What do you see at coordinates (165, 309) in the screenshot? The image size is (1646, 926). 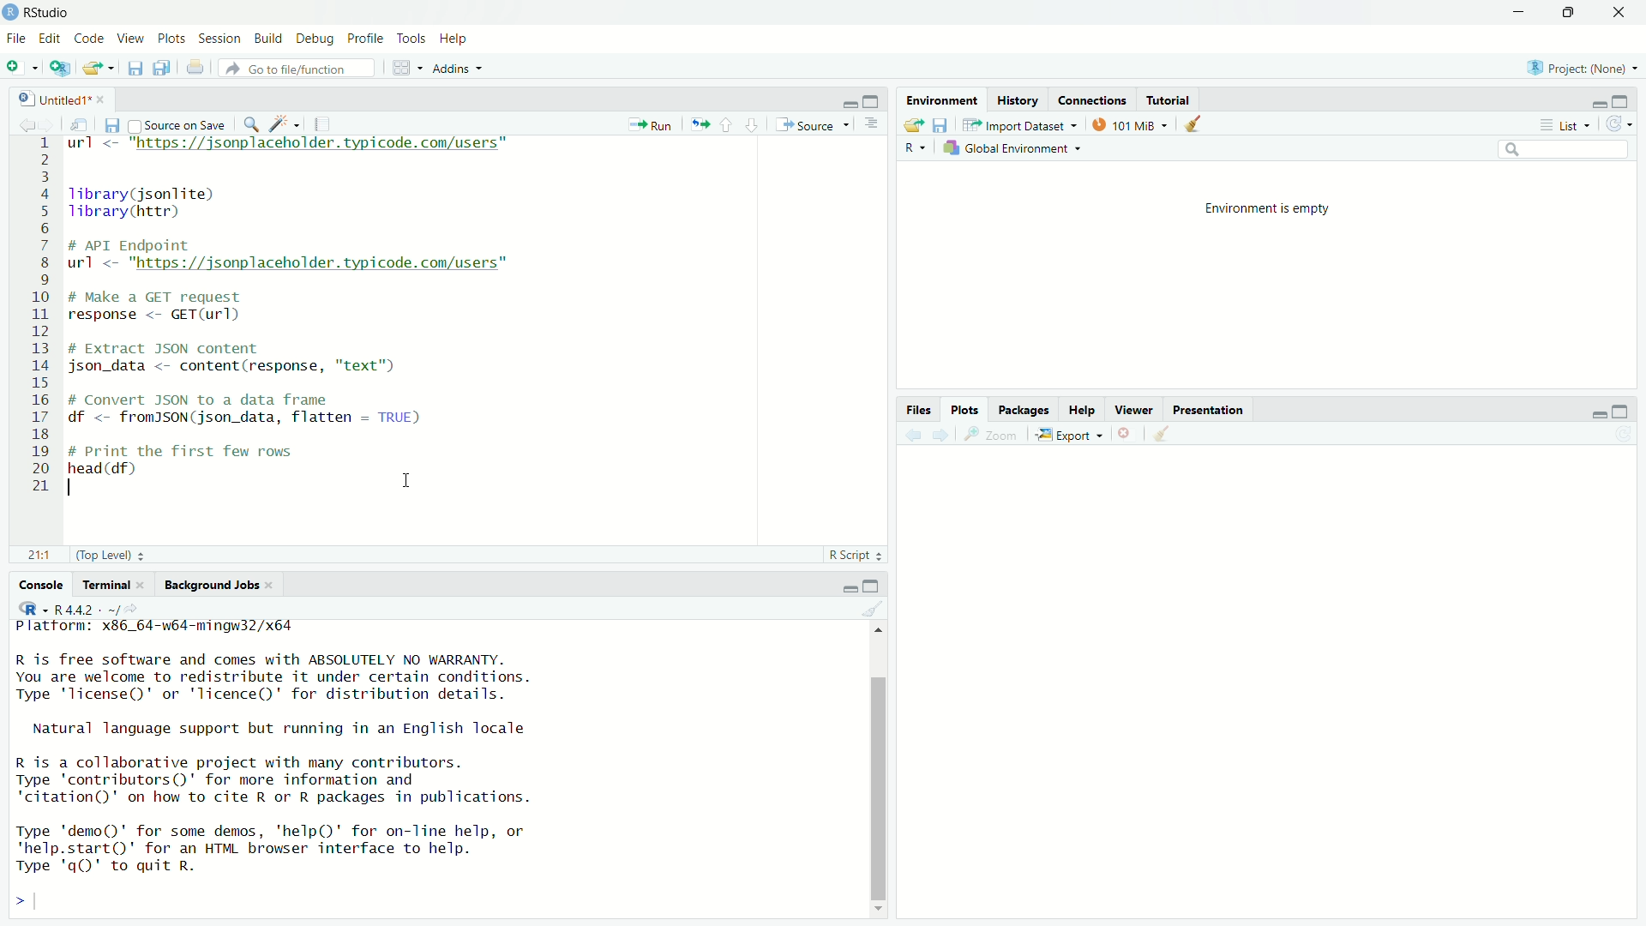 I see `# Make a GET request
response <- GET(url)` at bounding box center [165, 309].